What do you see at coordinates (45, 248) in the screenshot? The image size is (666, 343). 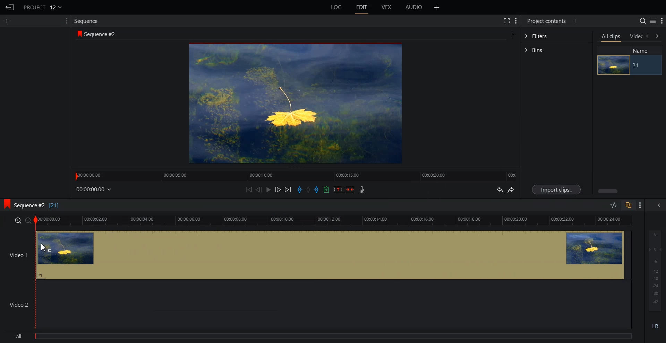 I see `cursor` at bounding box center [45, 248].